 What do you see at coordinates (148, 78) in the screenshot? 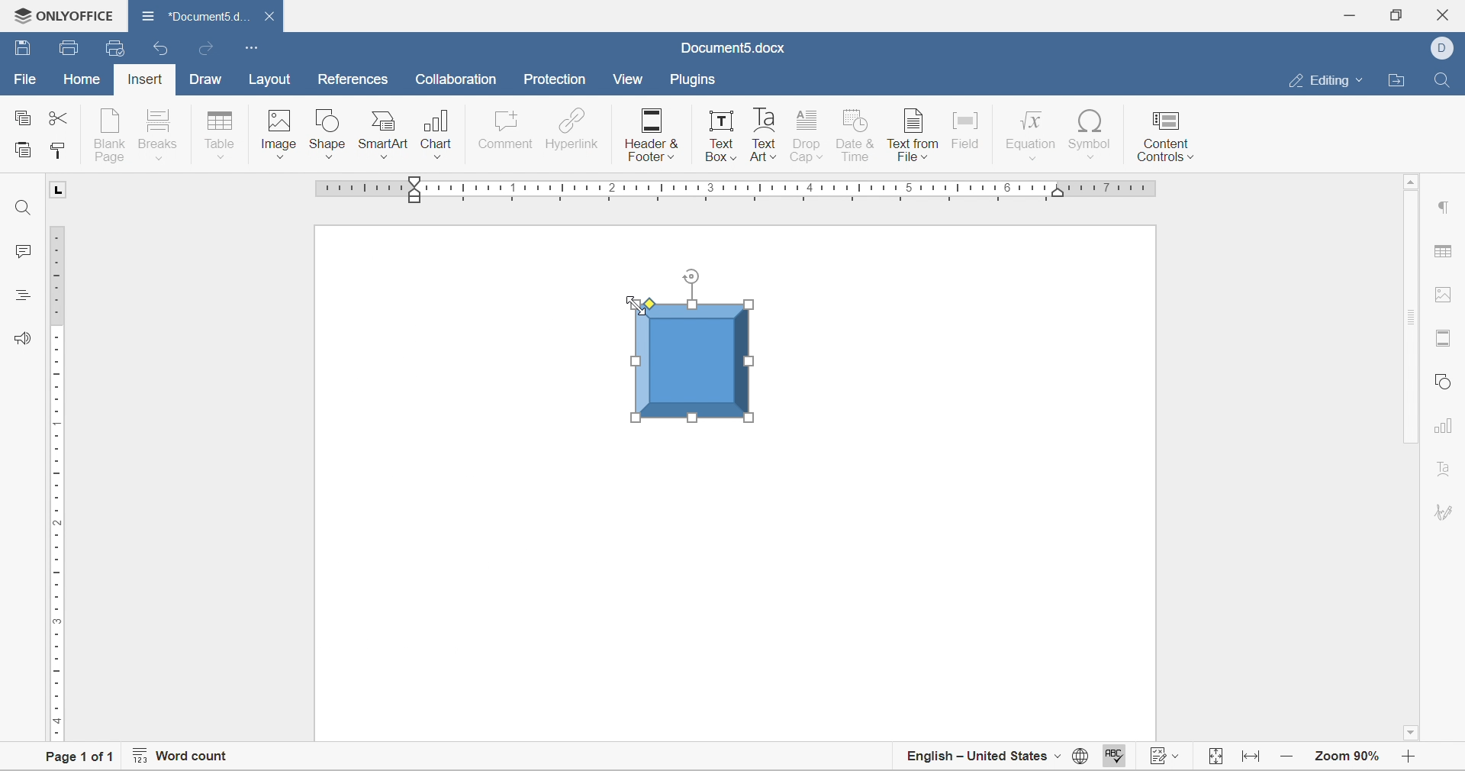
I see `insert` at bounding box center [148, 78].